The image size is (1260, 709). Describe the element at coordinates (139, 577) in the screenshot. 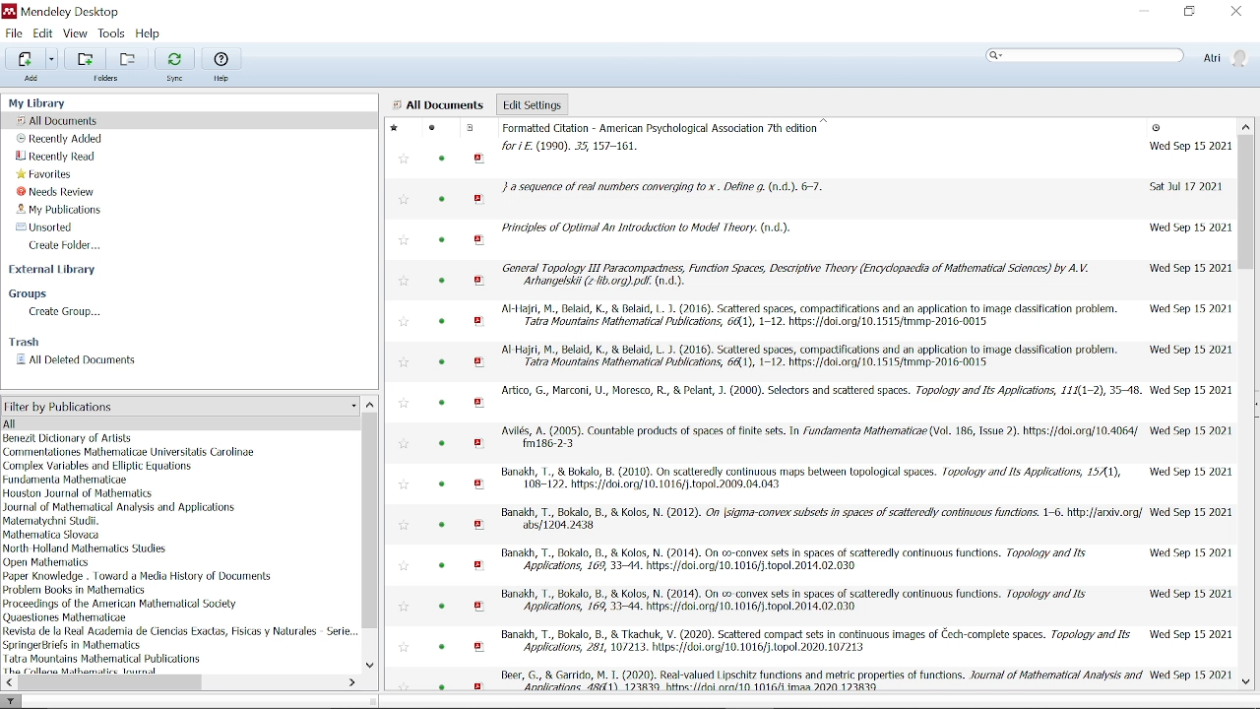

I see `author` at that location.